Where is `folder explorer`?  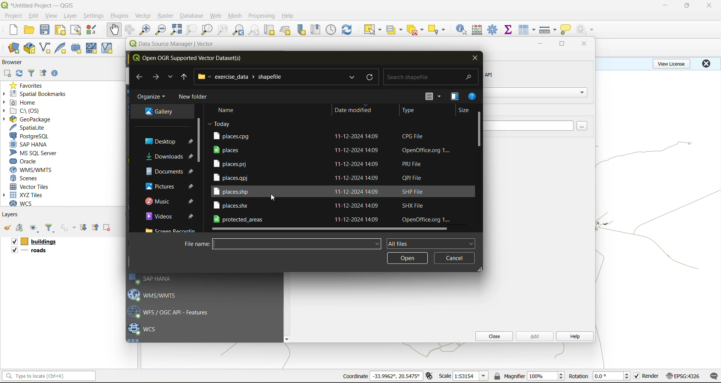 folder explorer is located at coordinates (170, 186).